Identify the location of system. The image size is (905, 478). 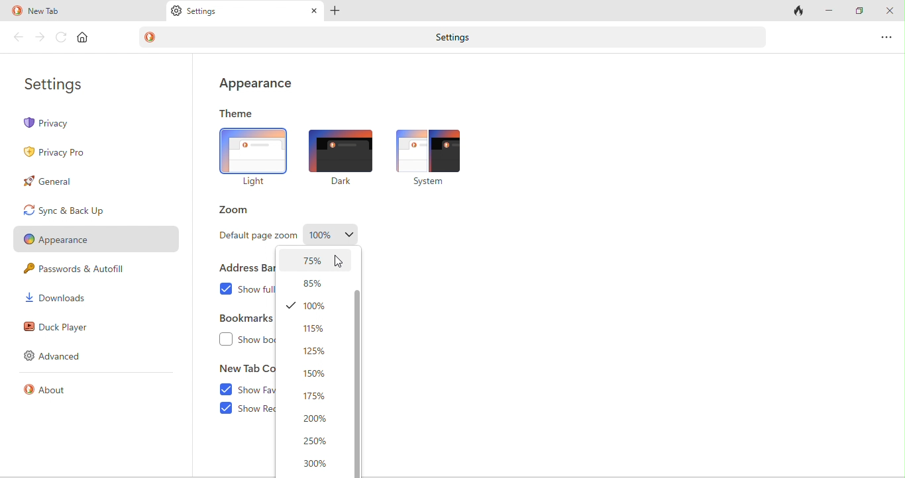
(430, 181).